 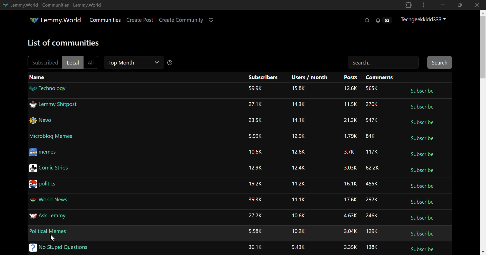 What do you see at coordinates (53, 237) in the screenshot?
I see `Cursor Position` at bounding box center [53, 237].